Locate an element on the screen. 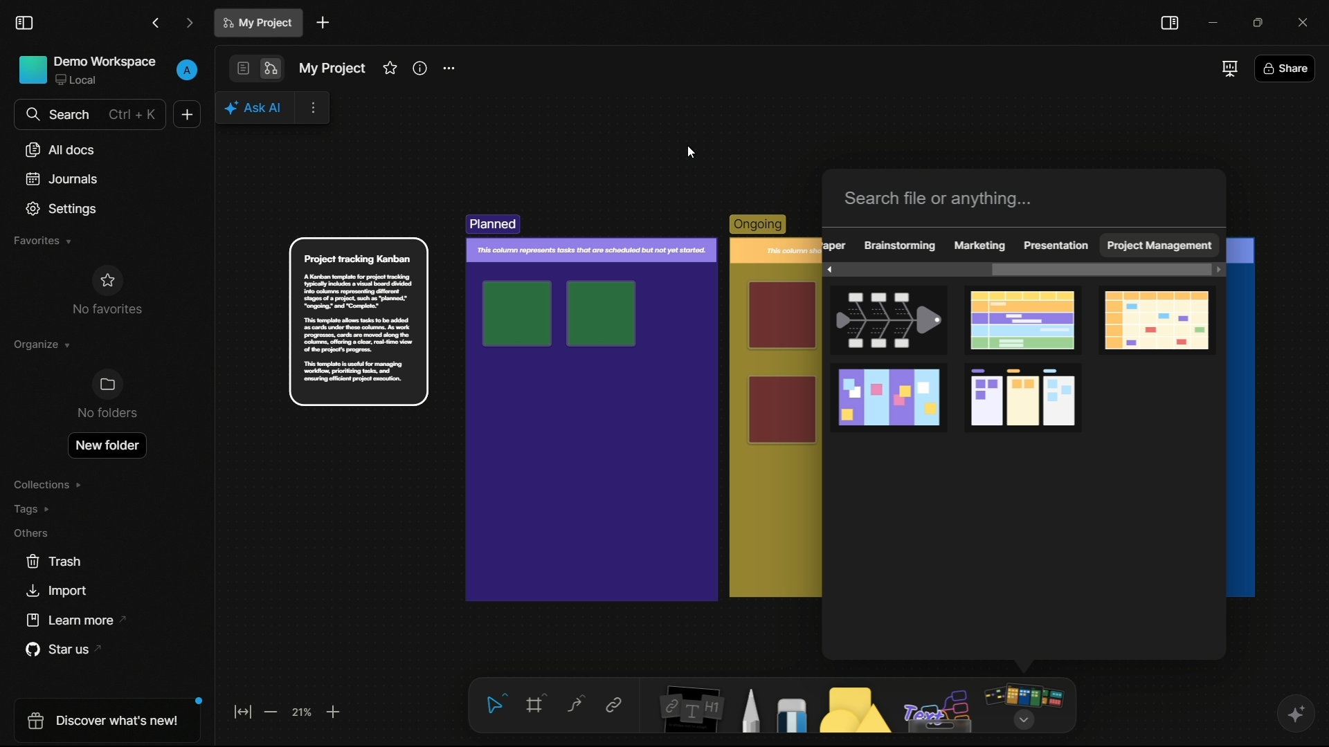 The height and width of the screenshot is (747, 1329). scroll right is located at coordinates (1216, 269).